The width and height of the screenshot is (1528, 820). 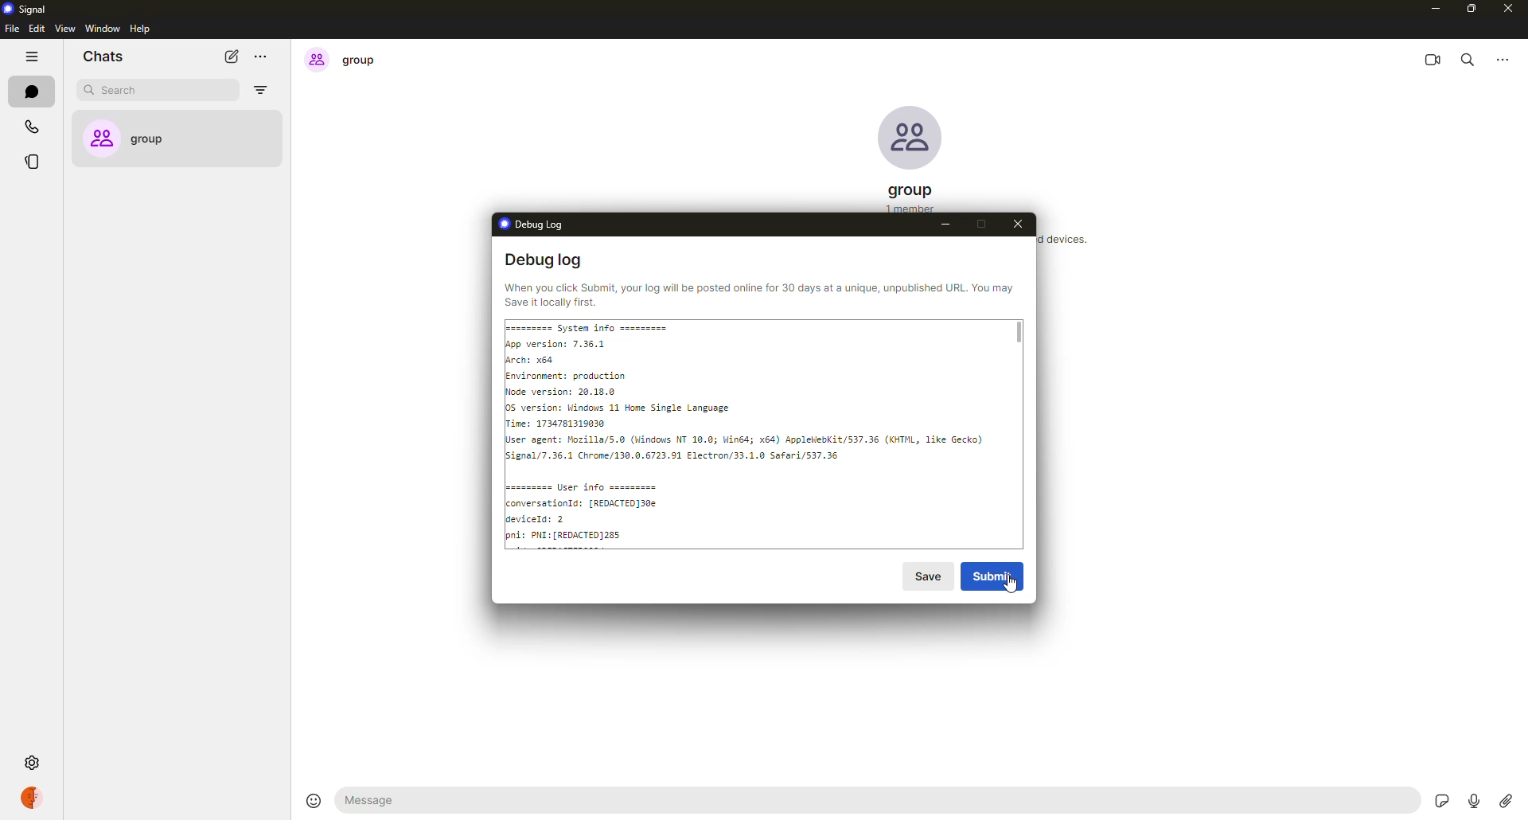 I want to click on more, so click(x=265, y=57).